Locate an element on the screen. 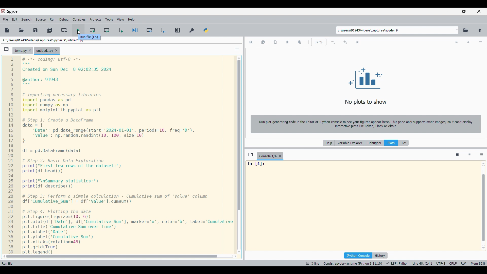 The height and width of the screenshot is (274, 487). Input zoom factor is located at coordinates (319, 42).